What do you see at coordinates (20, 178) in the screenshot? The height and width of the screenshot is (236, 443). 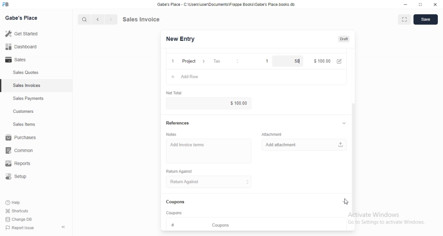 I see `Setup` at bounding box center [20, 178].